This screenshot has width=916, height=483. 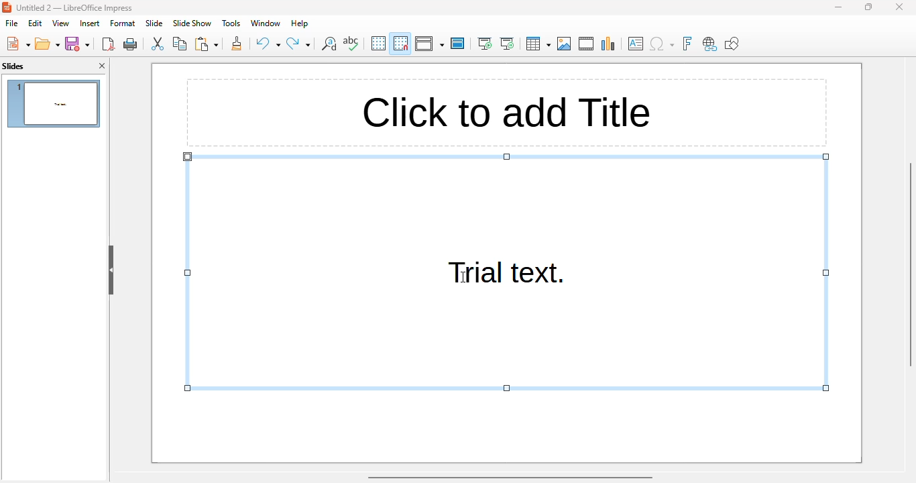 What do you see at coordinates (587, 43) in the screenshot?
I see `insert audio or video` at bounding box center [587, 43].